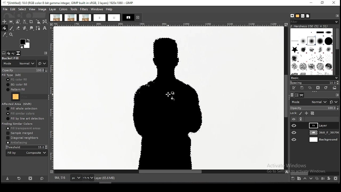 The height and width of the screenshot is (192, 341). I want to click on bucket fill mode, so click(19, 62).